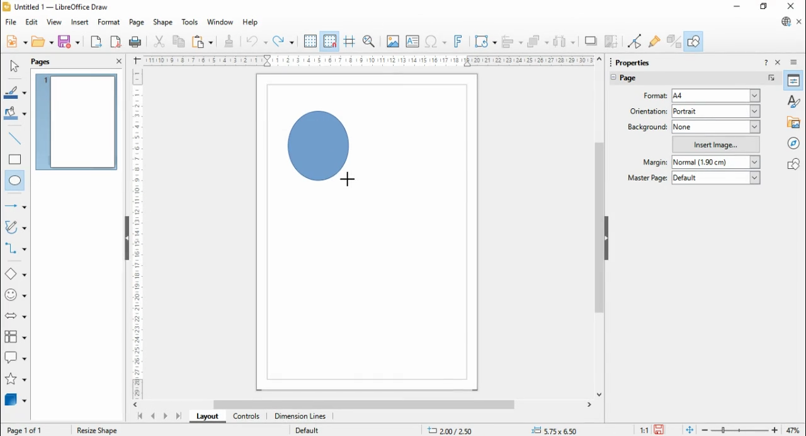 The height and width of the screenshot is (436, 806). I want to click on previous page, so click(154, 416).